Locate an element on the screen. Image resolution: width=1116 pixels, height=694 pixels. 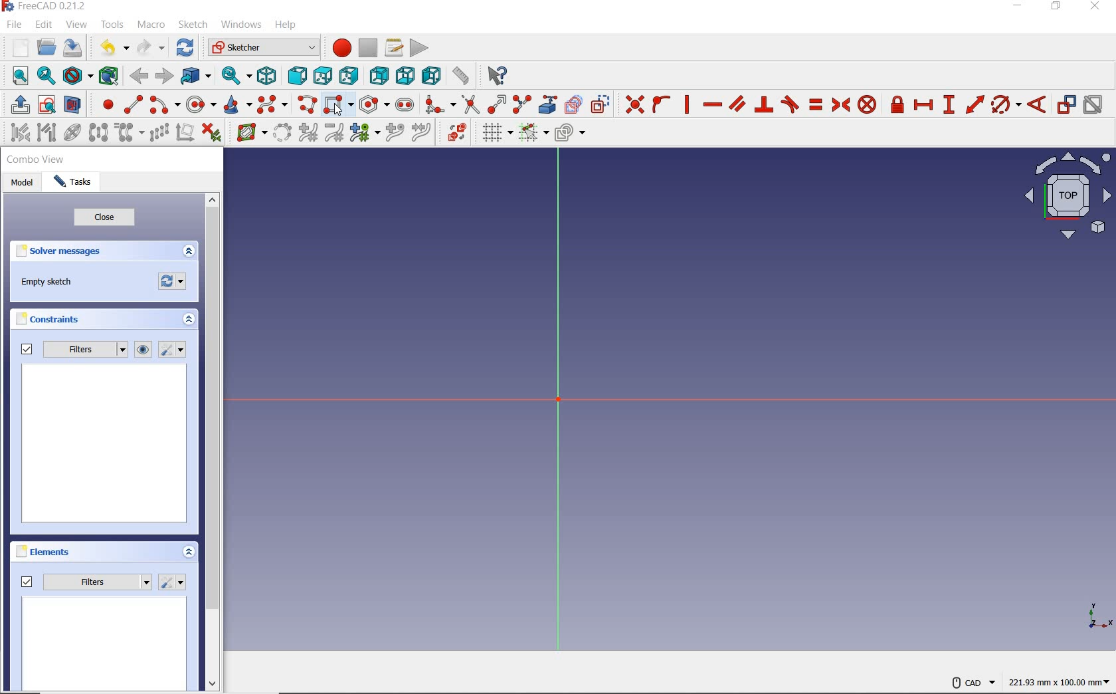
create B-Spline is located at coordinates (274, 105).